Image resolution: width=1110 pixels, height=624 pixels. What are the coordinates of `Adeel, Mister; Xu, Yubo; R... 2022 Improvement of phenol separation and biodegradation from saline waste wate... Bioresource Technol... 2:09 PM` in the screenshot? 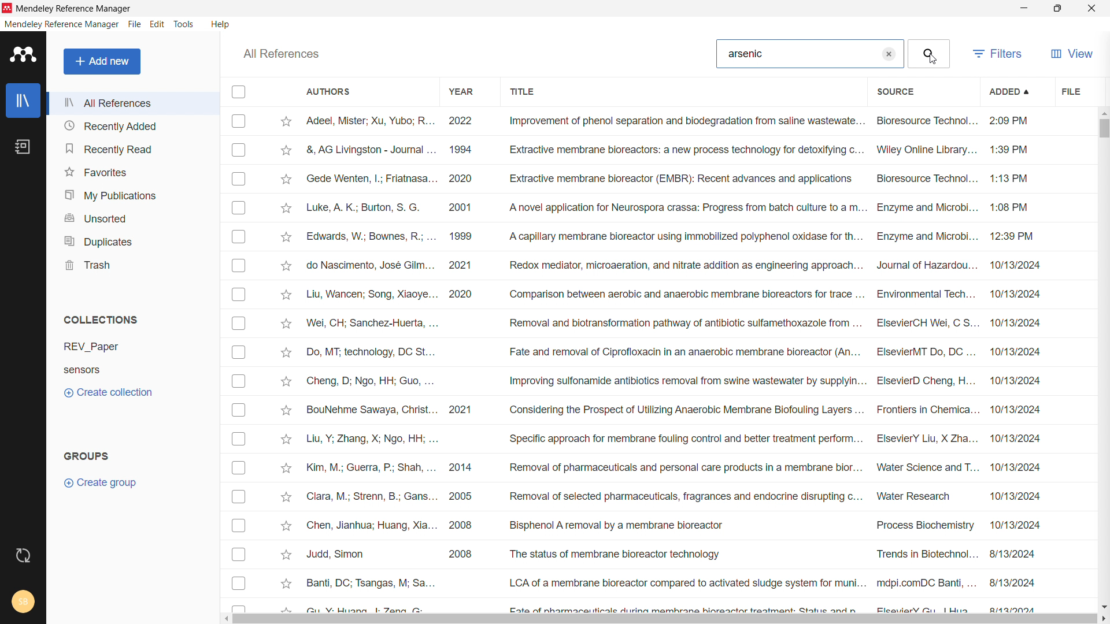 It's located at (687, 123).